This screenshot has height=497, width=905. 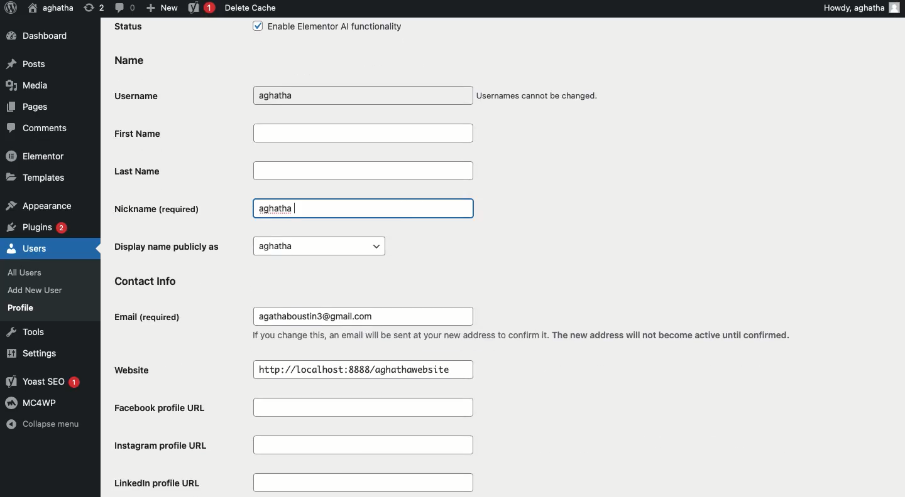 I want to click on Contact info, so click(x=153, y=280).